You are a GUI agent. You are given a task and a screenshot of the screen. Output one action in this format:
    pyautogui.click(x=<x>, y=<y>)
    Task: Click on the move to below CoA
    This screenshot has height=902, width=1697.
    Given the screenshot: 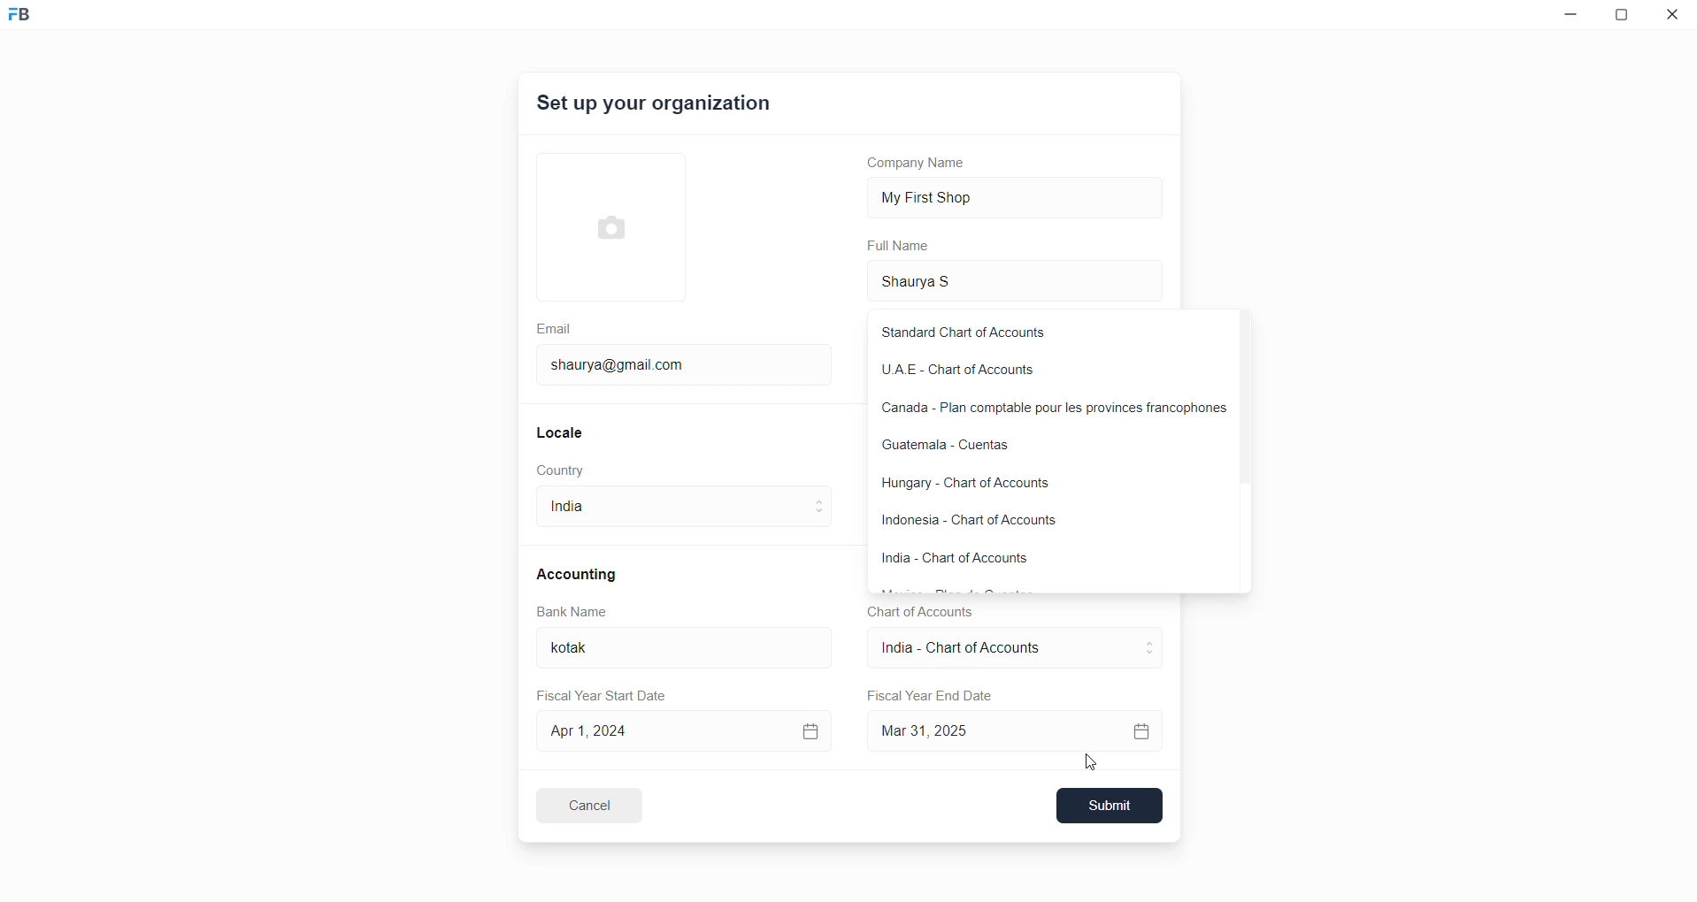 What is the action you would take?
    pyautogui.click(x=1151, y=656)
    